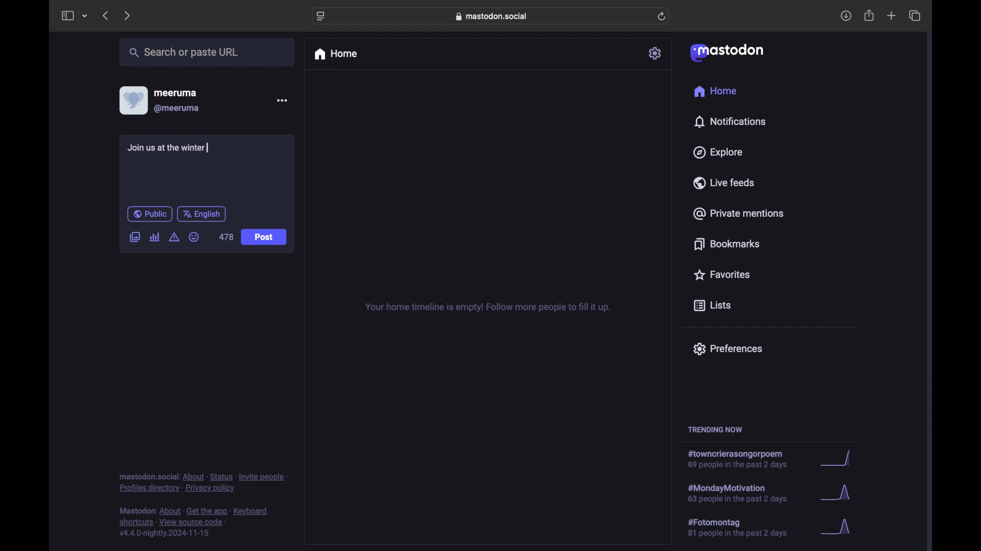 The image size is (981, 551). Describe the element at coordinates (892, 15) in the screenshot. I see `new tab` at that location.